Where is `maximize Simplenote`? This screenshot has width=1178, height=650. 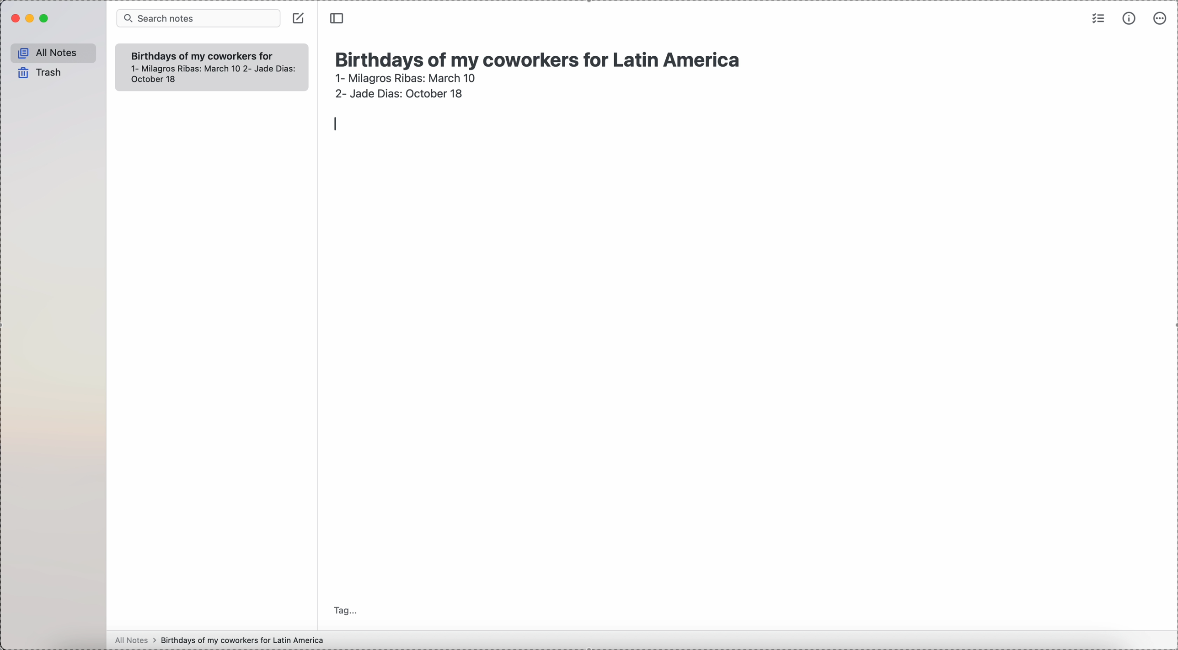 maximize Simplenote is located at coordinates (45, 19).